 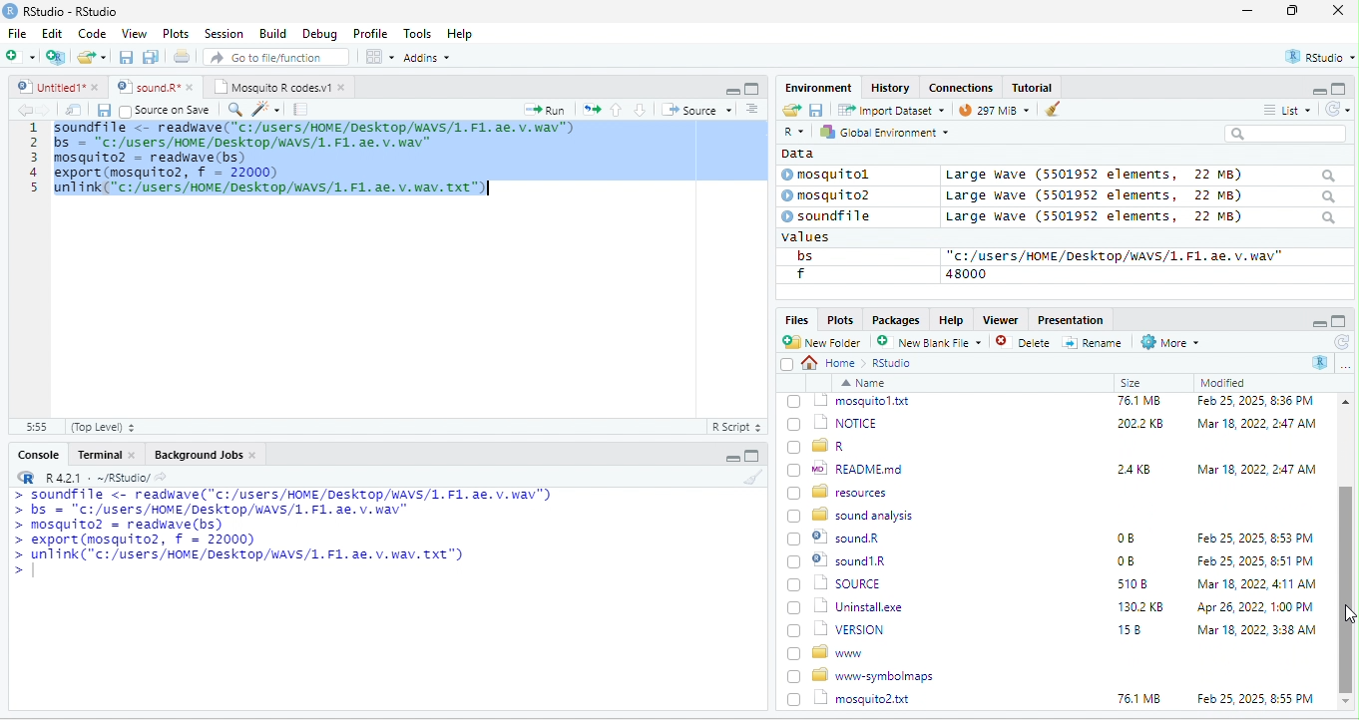 What do you see at coordinates (40, 267) in the screenshot?
I see `line number` at bounding box center [40, 267].